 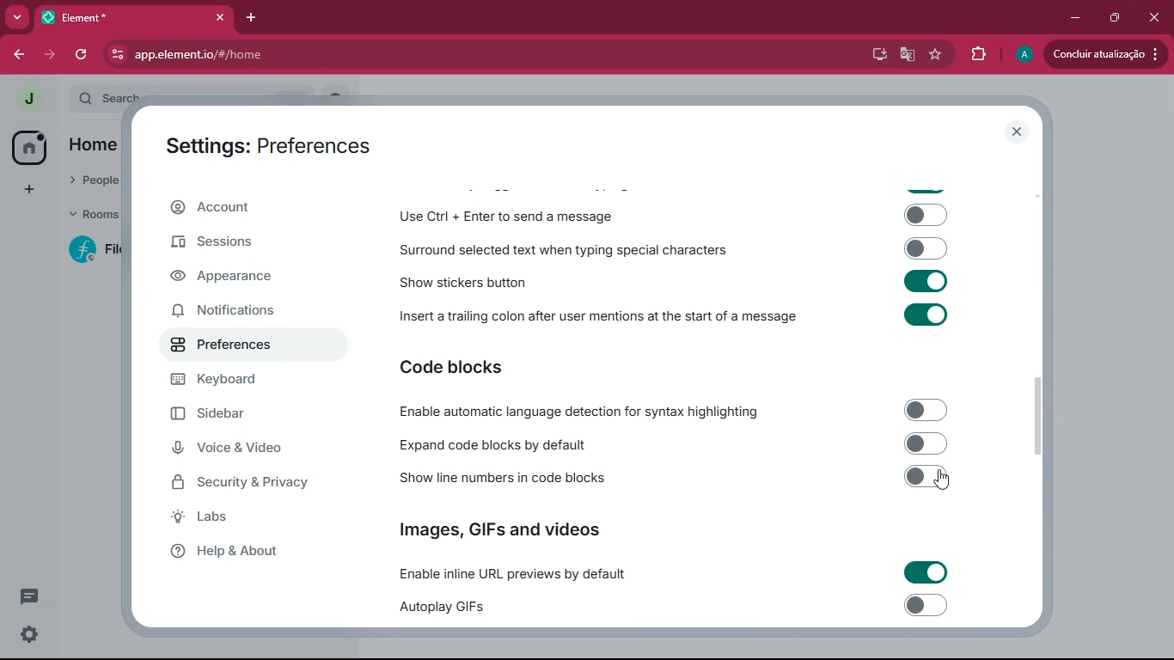 I want to click on Images, GIFs and videos, so click(x=503, y=528).